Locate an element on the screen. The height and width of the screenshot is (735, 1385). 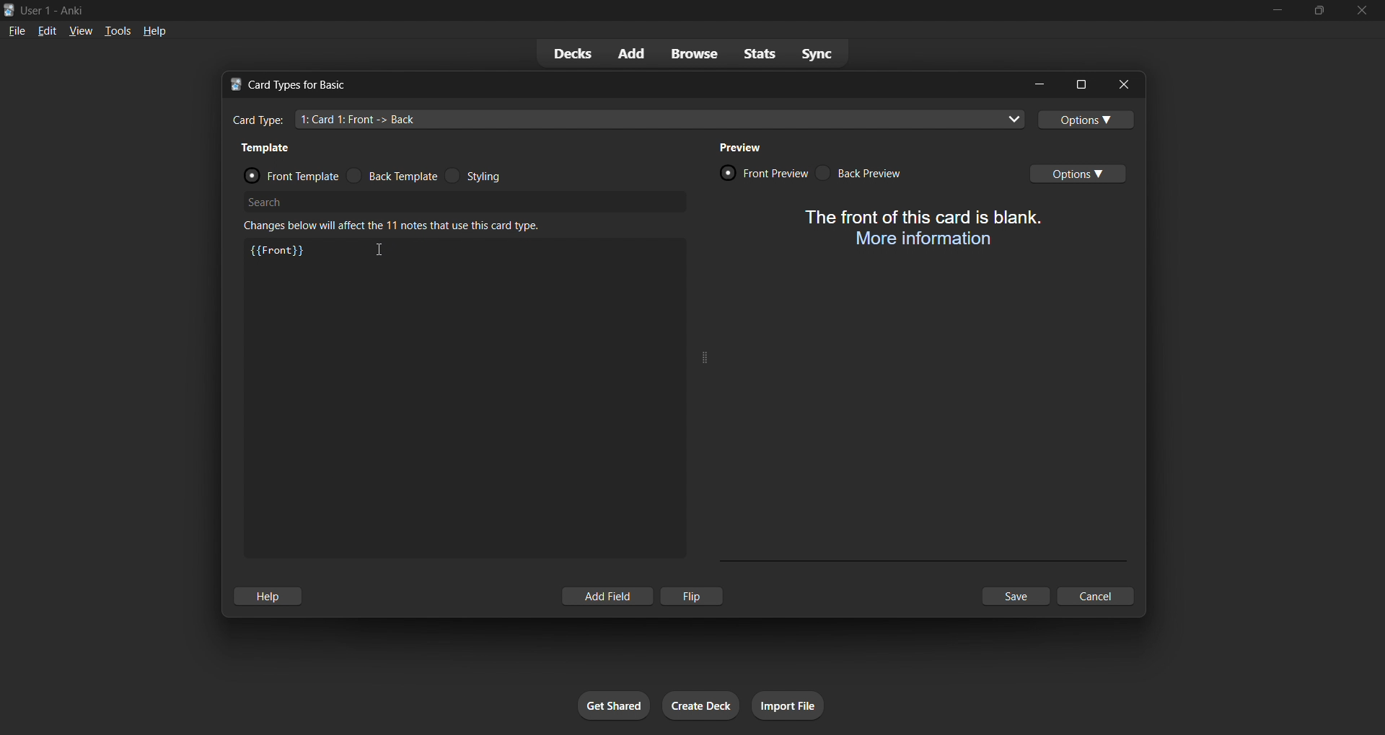
styling is located at coordinates (492, 177).